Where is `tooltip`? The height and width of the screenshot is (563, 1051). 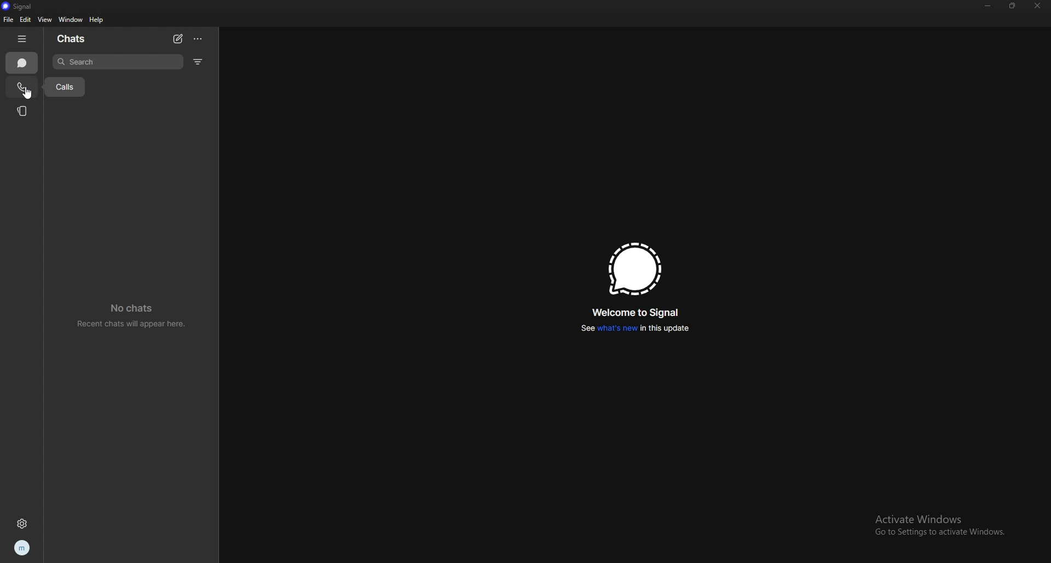 tooltip is located at coordinates (64, 86).